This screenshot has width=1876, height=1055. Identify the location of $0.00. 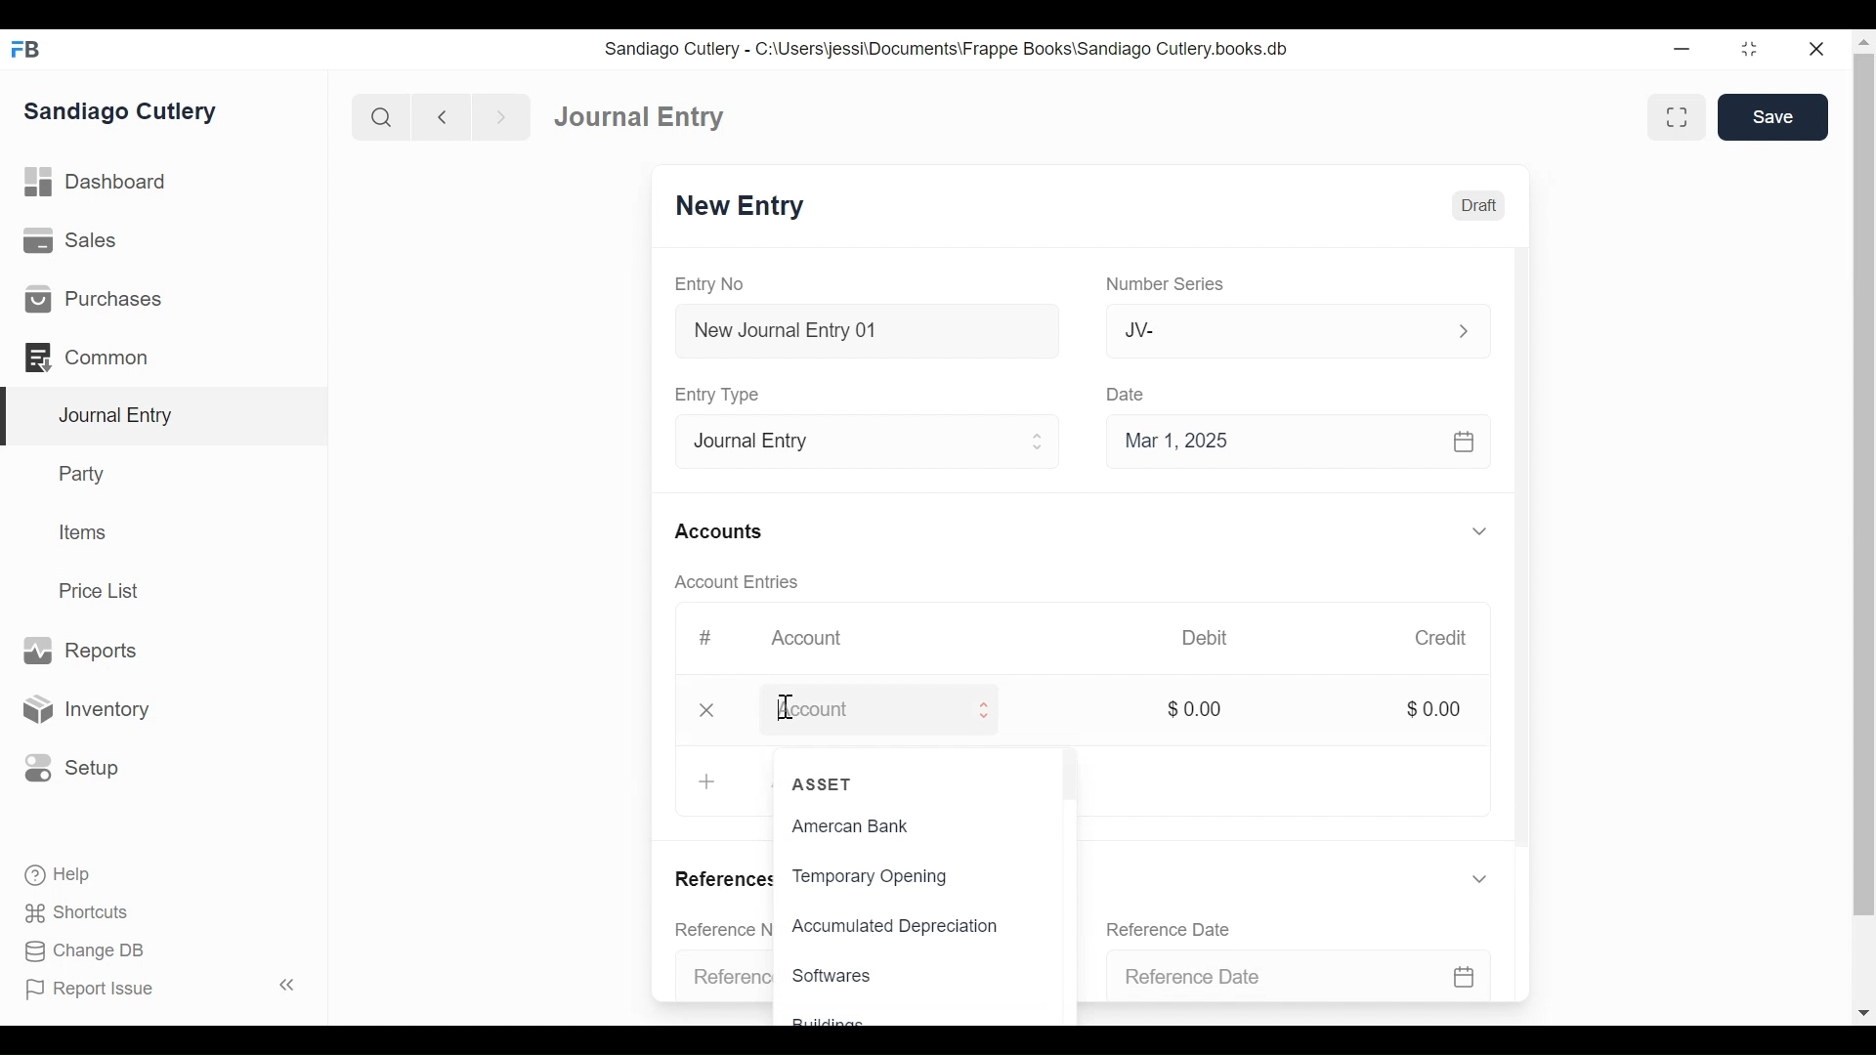
(1445, 709).